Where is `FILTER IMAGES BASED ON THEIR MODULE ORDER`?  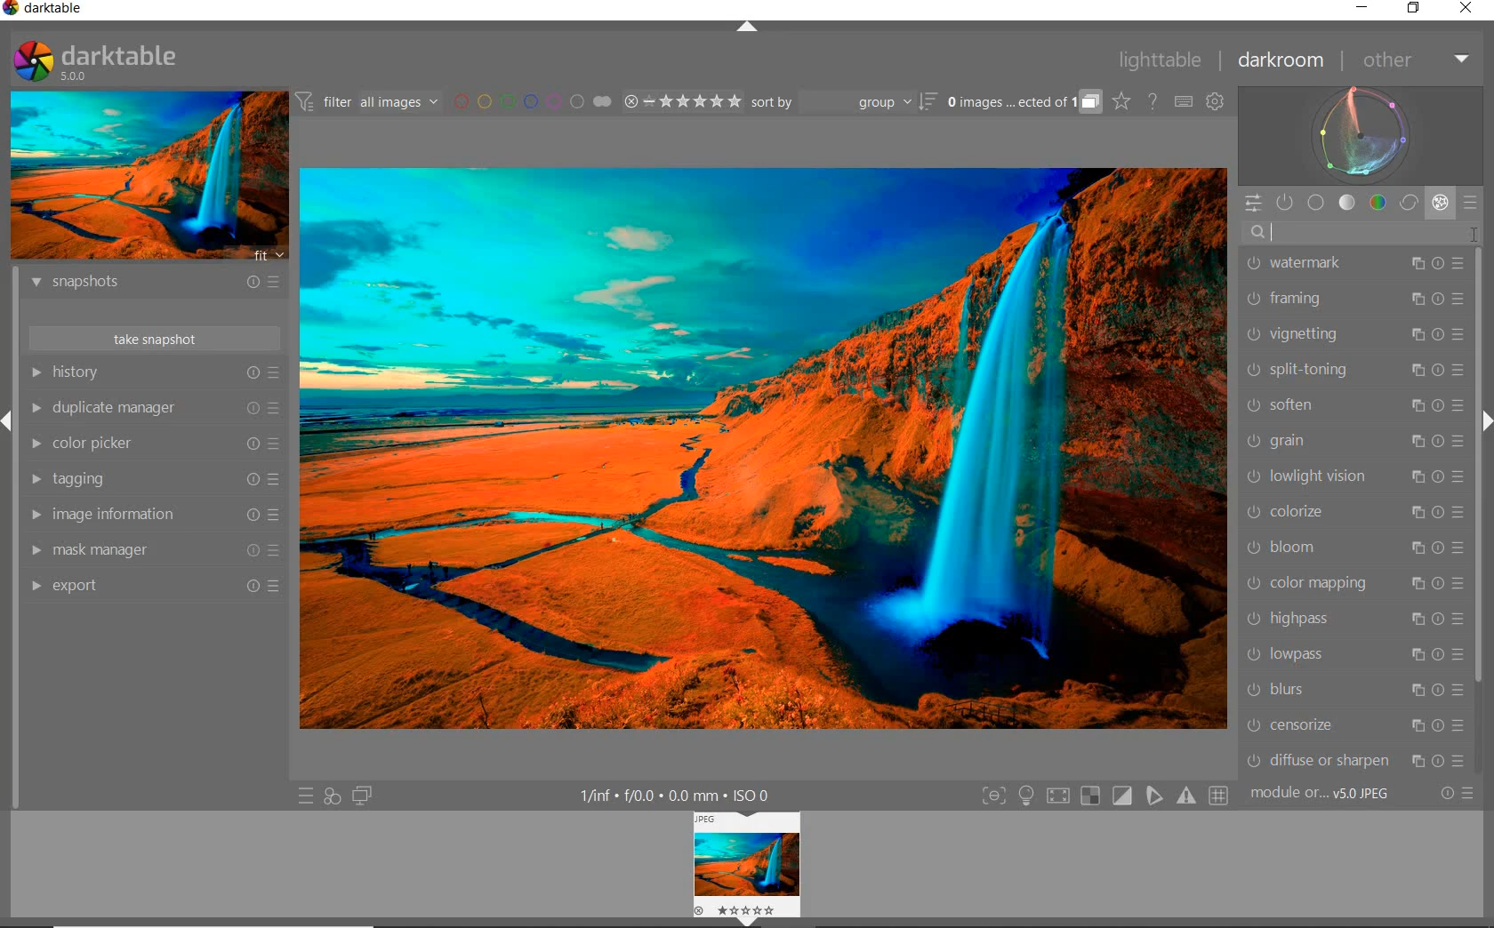 FILTER IMAGES BASED ON THEIR MODULE ORDER is located at coordinates (367, 102).